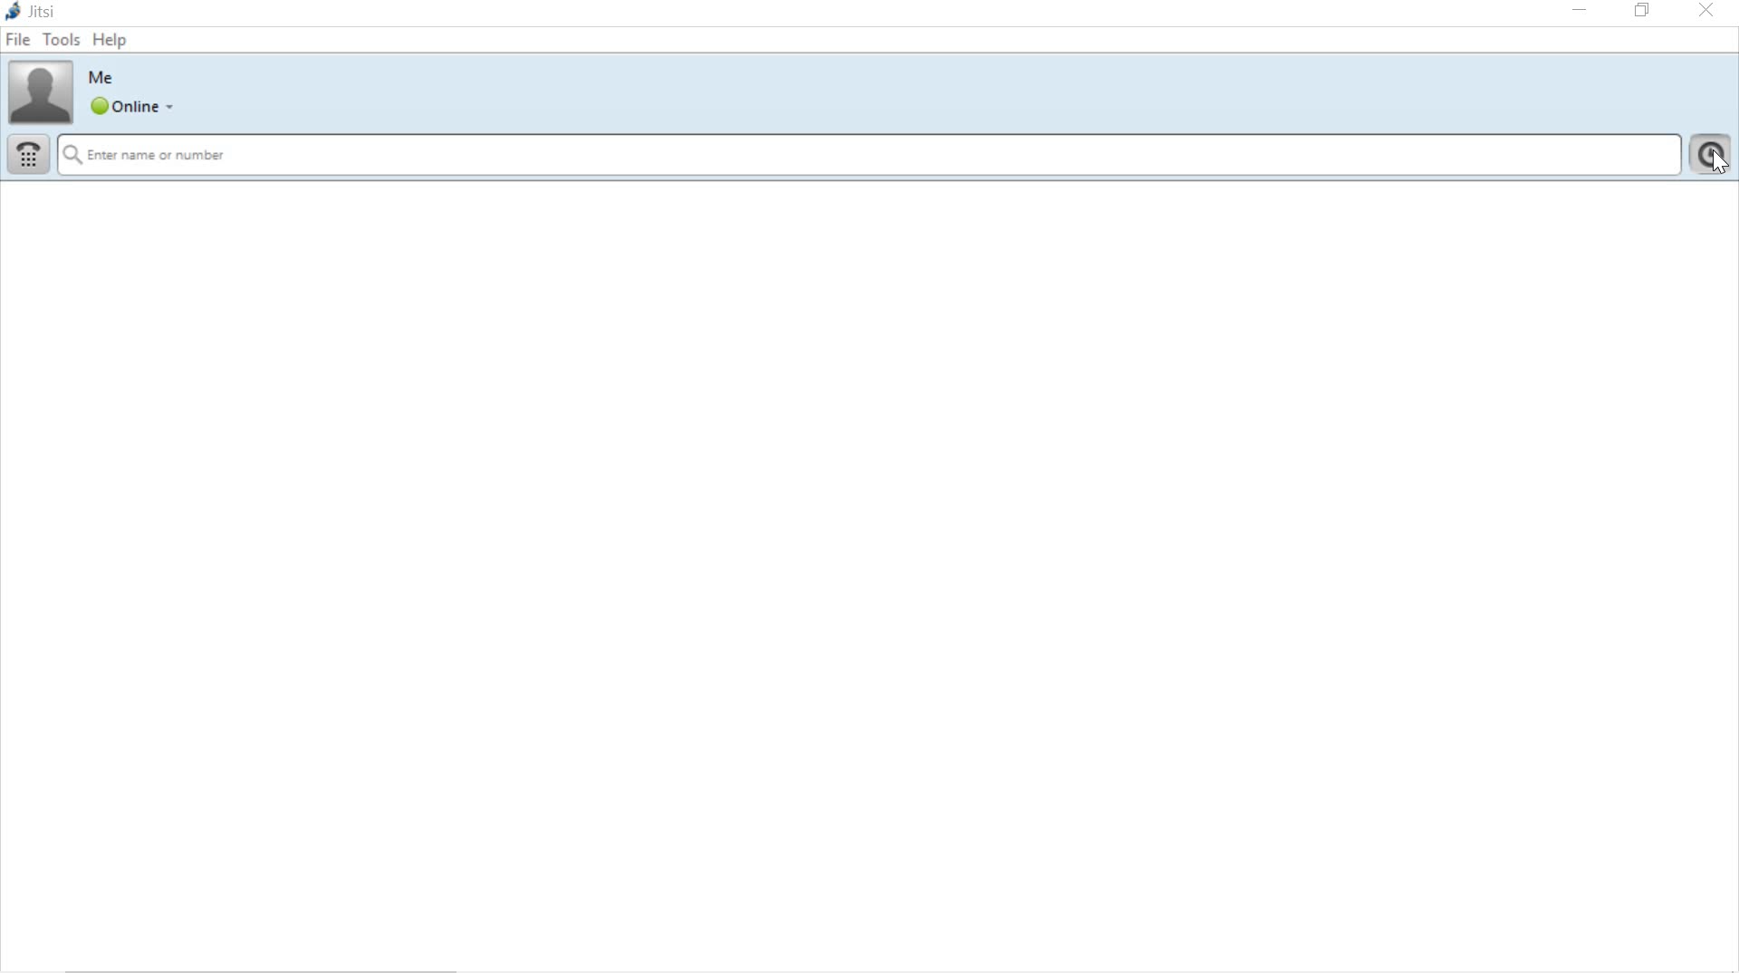 Image resolution: width=1739 pixels, height=973 pixels. I want to click on close, so click(1708, 12).